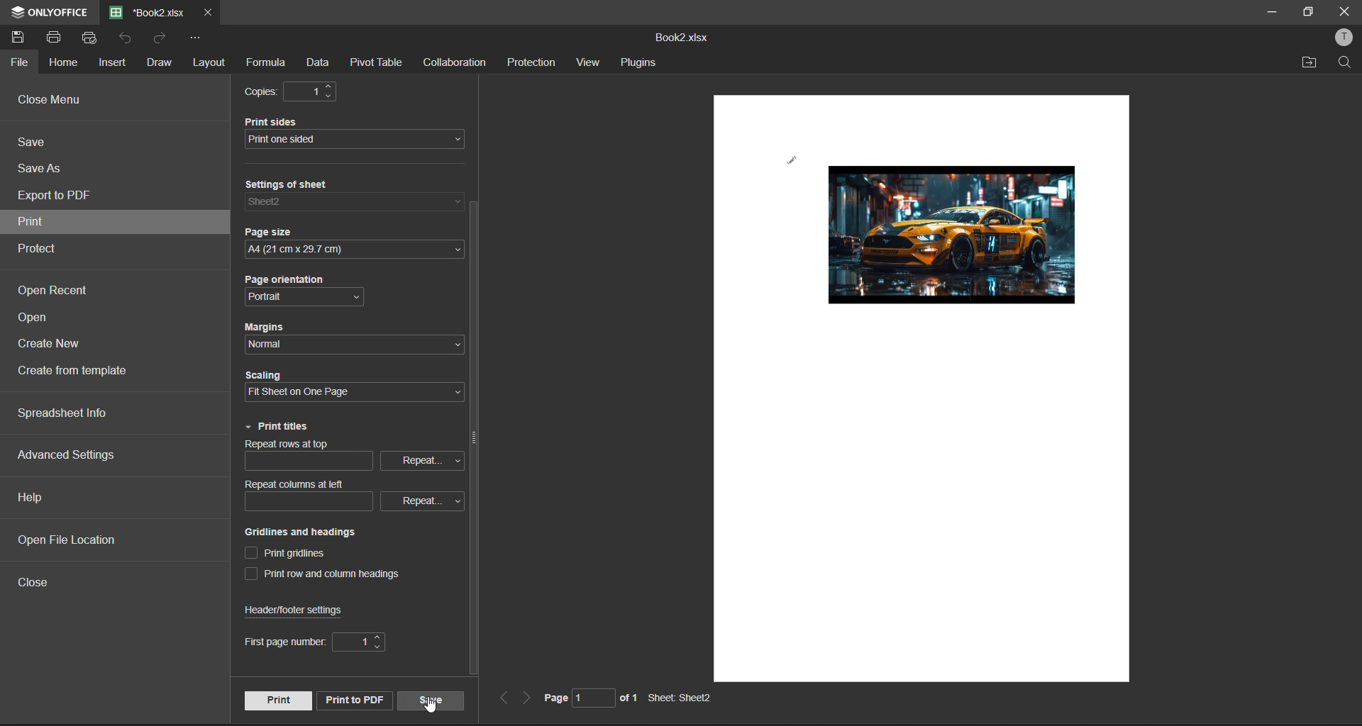 Image resolution: width=1362 pixels, height=726 pixels. I want to click on data, so click(323, 61).